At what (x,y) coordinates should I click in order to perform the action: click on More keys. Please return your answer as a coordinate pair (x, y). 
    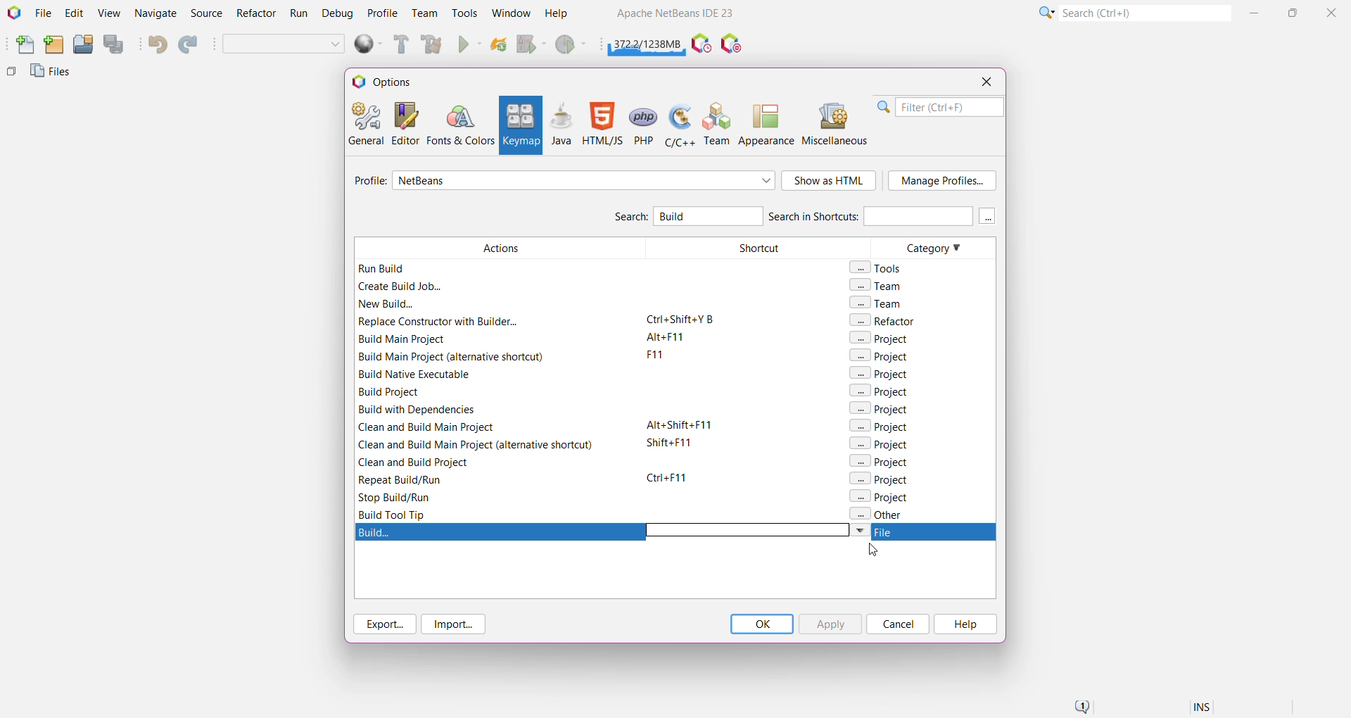
    Looking at the image, I should click on (988, 216).